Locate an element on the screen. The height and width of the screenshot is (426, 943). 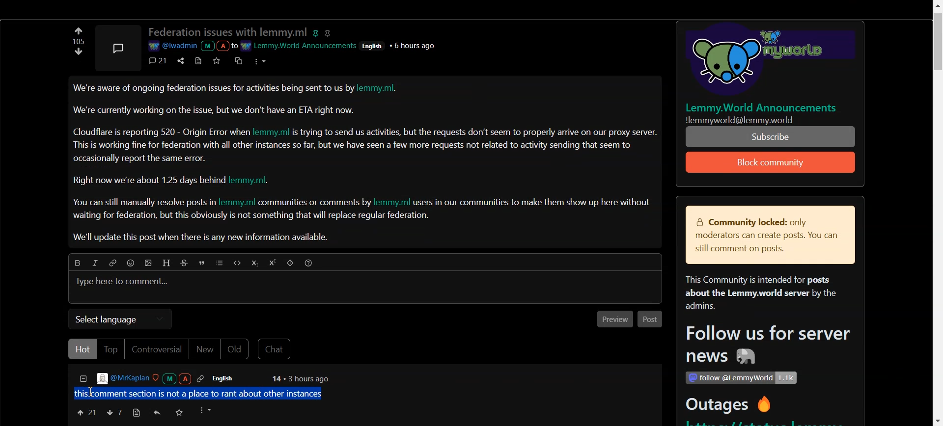
We'll update this post when there is any new information available. is located at coordinates (202, 238).